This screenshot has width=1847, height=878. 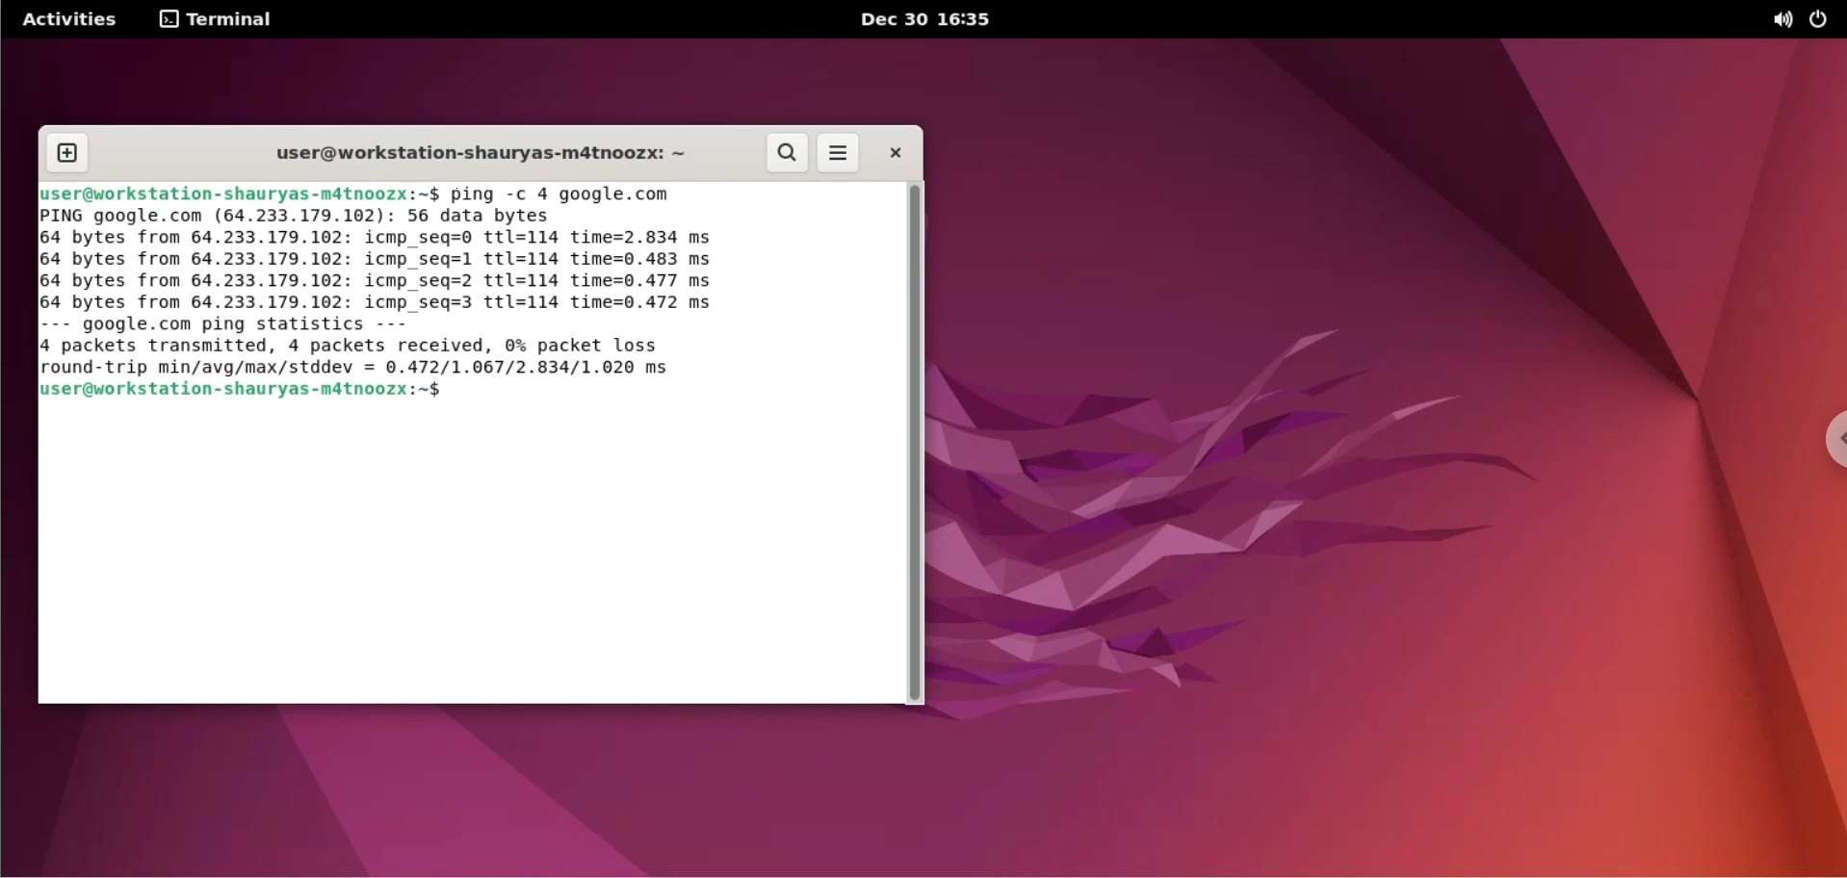 What do you see at coordinates (240, 194) in the screenshot?
I see `user@workstation-shauryas-m4tnoozx:~$` at bounding box center [240, 194].